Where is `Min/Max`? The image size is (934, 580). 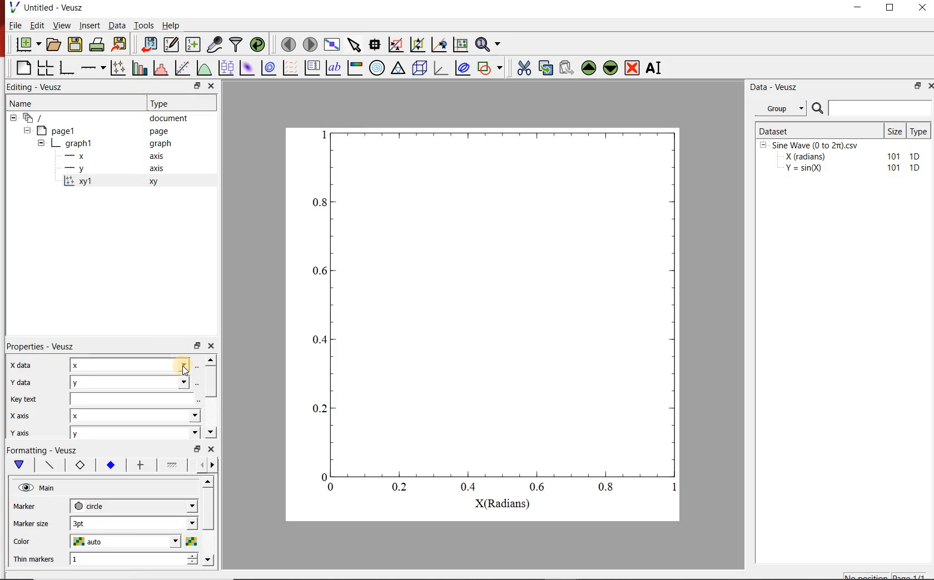 Min/Max is located at coordinates (916, 87).